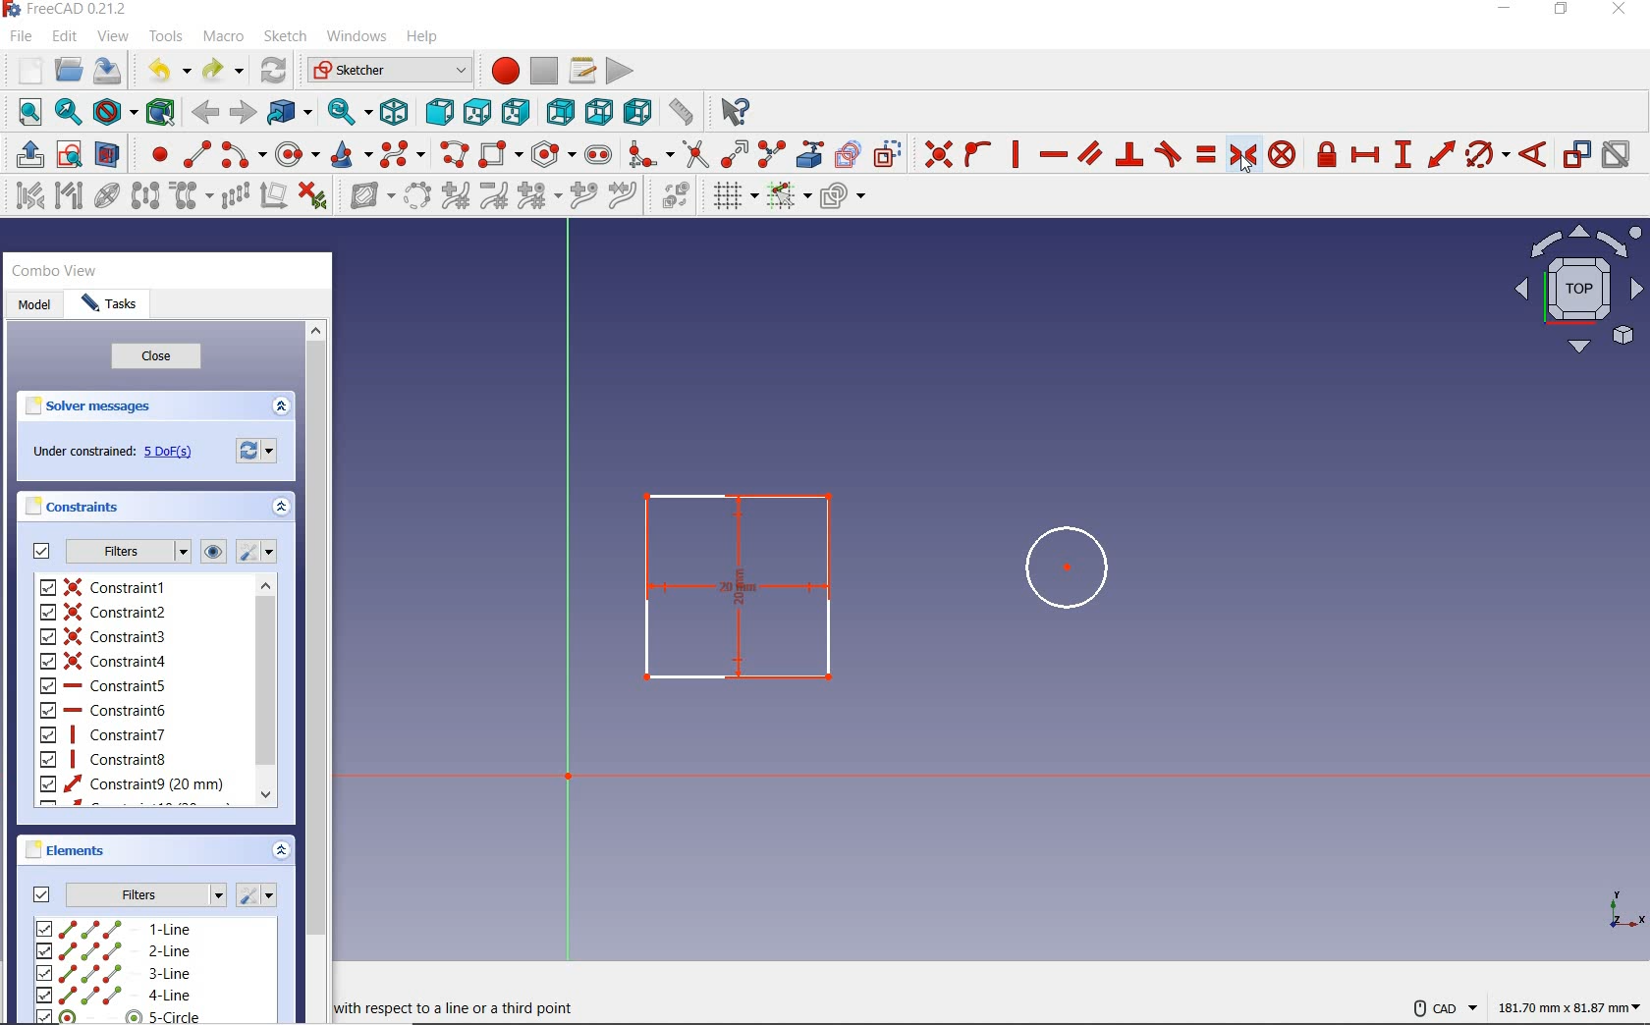  I want to click on stop macro recording, so click(545, 70).